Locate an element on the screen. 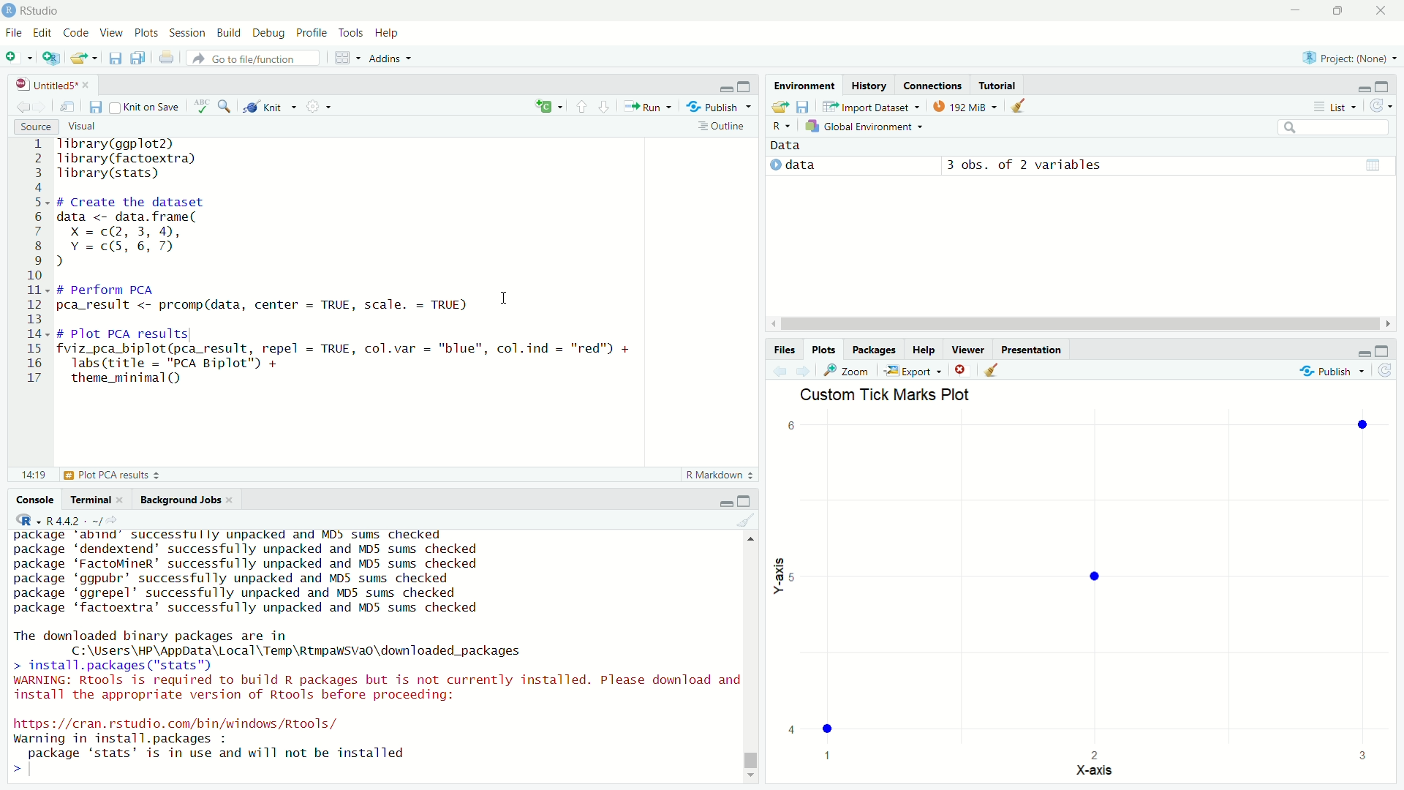 The width and height of the screenshot is (1404, 790). data is located at coordinates (797, 166).